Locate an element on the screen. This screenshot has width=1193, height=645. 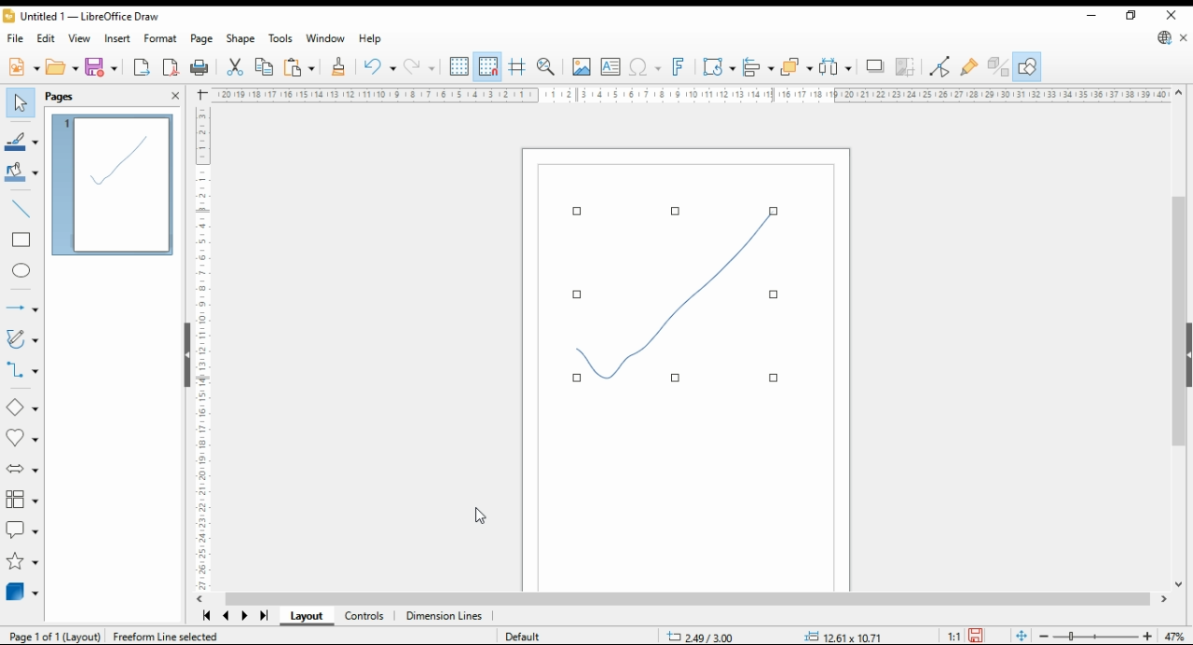
scroll bar is located at coordinates (691, 599).